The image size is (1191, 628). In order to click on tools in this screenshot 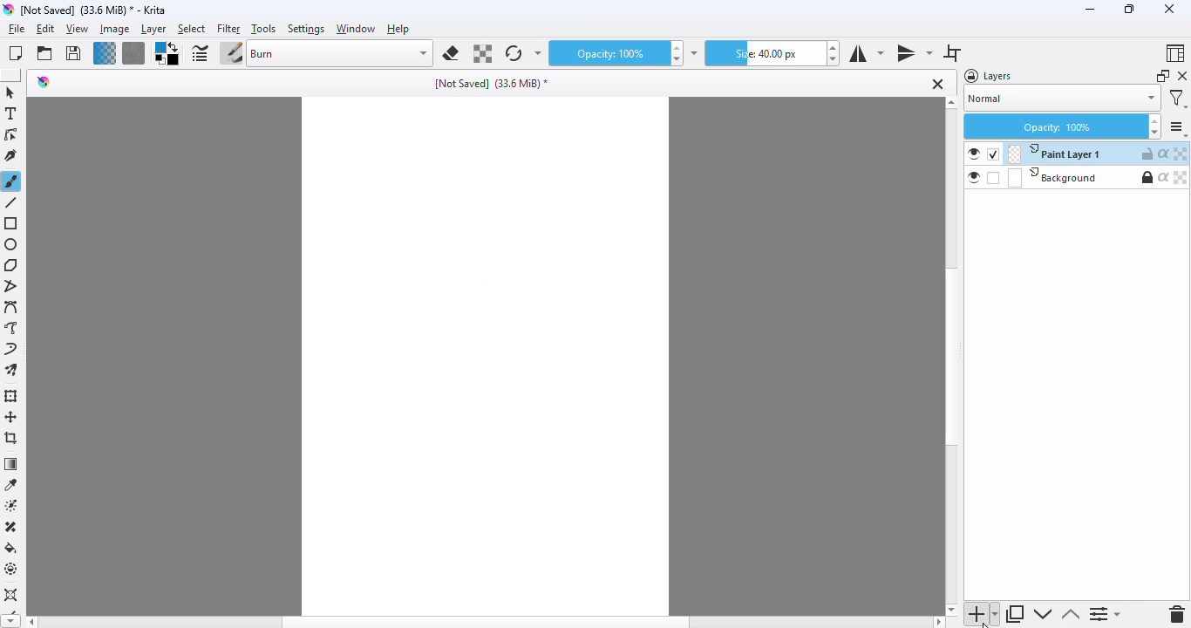, I will do `click(262, 29)`.